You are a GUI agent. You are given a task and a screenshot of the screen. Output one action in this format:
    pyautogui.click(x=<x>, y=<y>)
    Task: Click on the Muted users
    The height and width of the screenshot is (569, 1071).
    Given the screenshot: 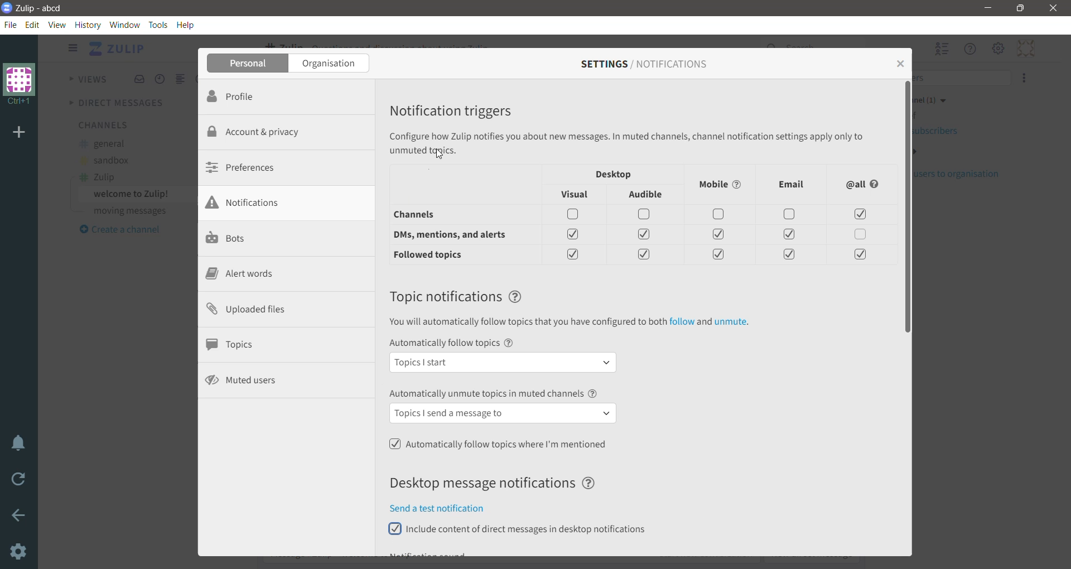 What is the action you would take?
    pyautogui.click(x=244, y=380)
    